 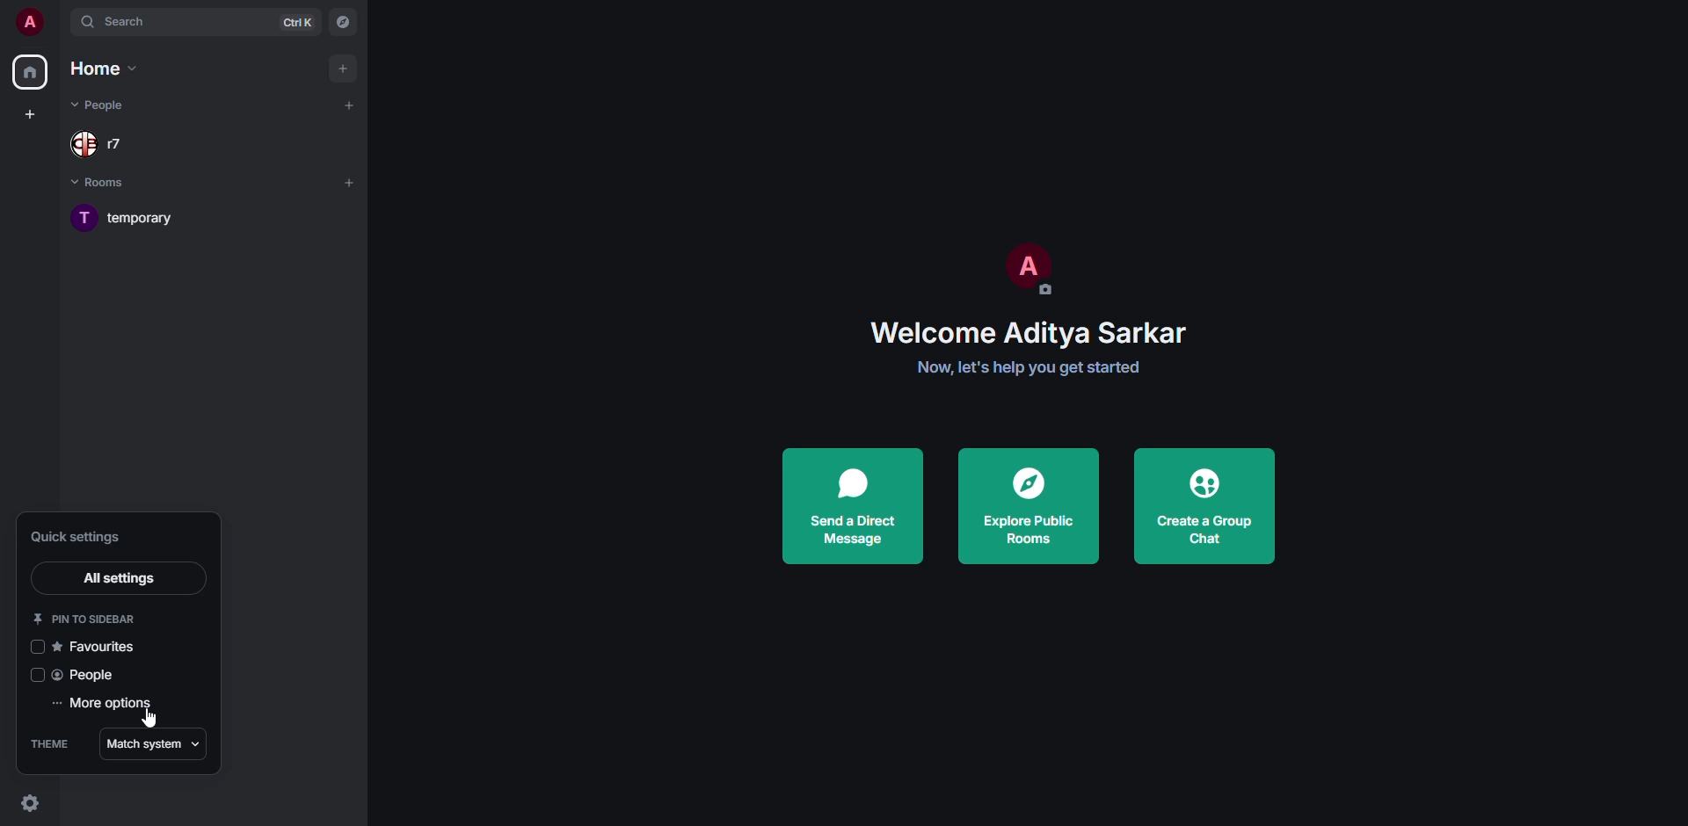 I want to click on add, so click(x=349, y=104).